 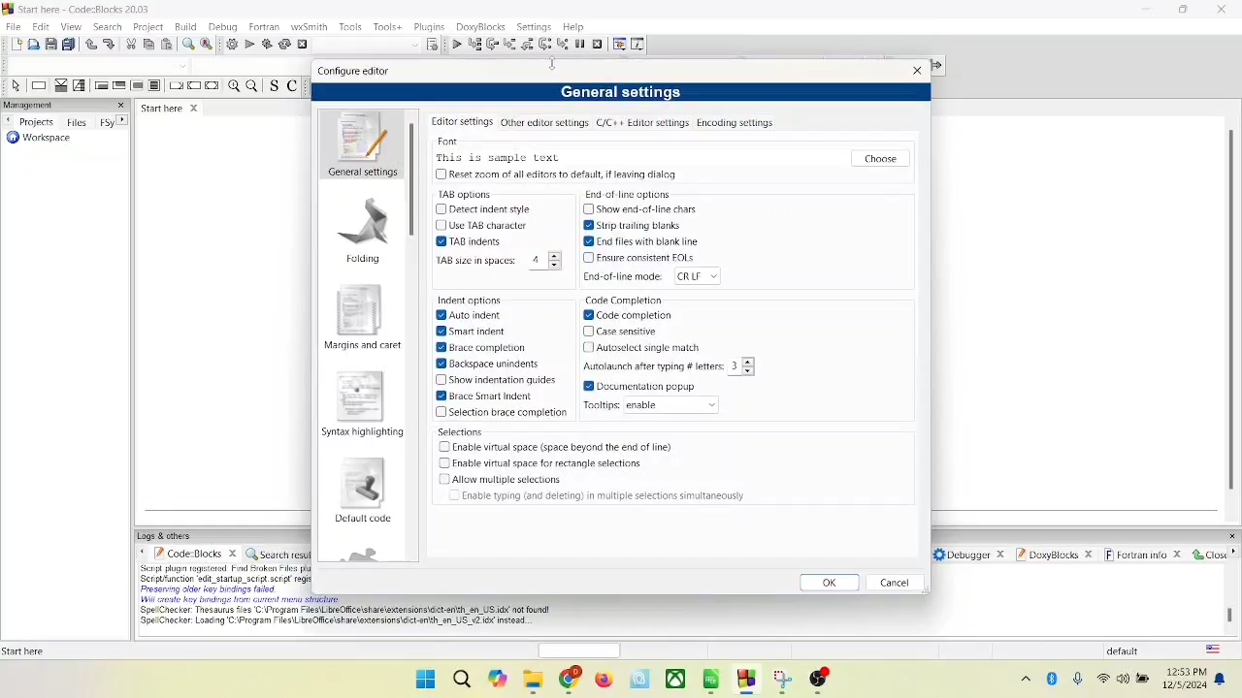 I want to click on end of line, so click(x=659, y=275).